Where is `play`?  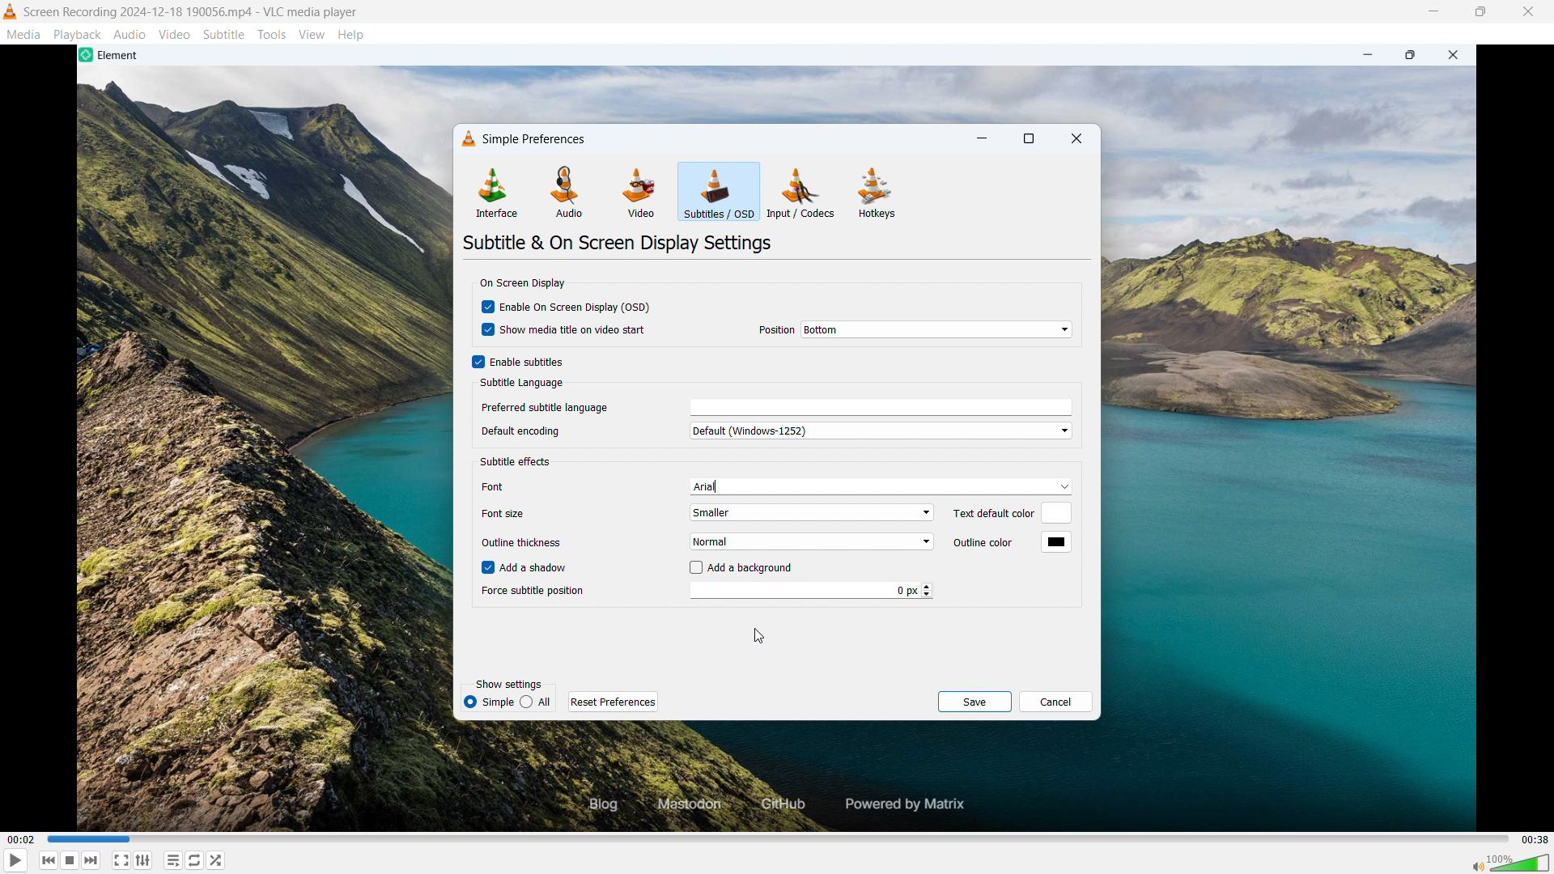 play is located at coordinates (16, 860).